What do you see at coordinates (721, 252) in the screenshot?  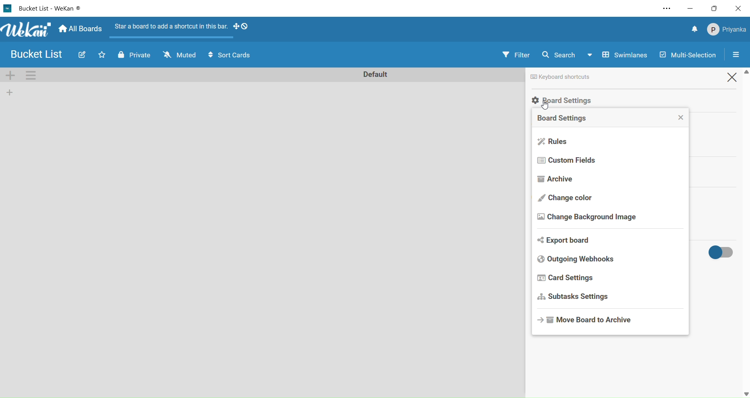 I see `activities on/off` at bounding box center [721, 252].